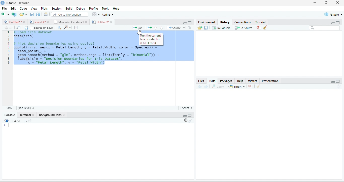 The height and width of the screenshot is (182, 344). I want to click on Help, so click(240, 81).